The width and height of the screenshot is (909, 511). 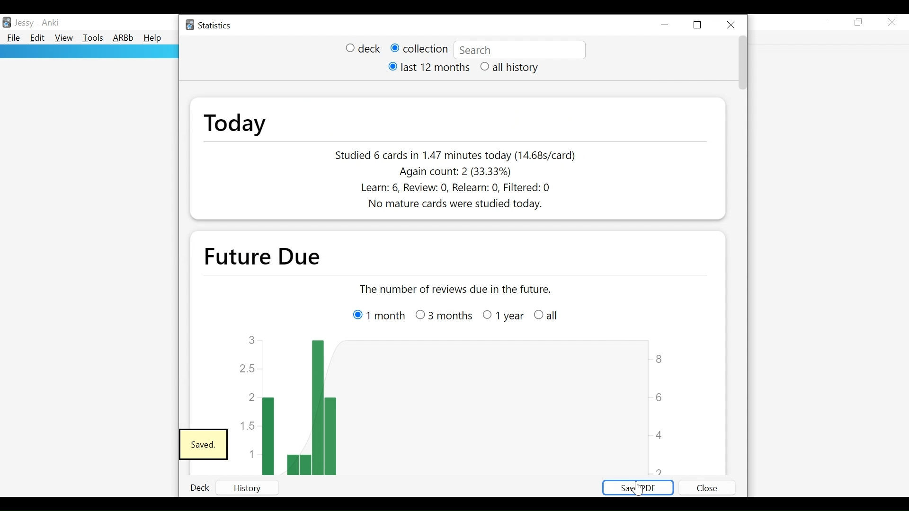 I want to click on cursor, so click(x=637, y=489).